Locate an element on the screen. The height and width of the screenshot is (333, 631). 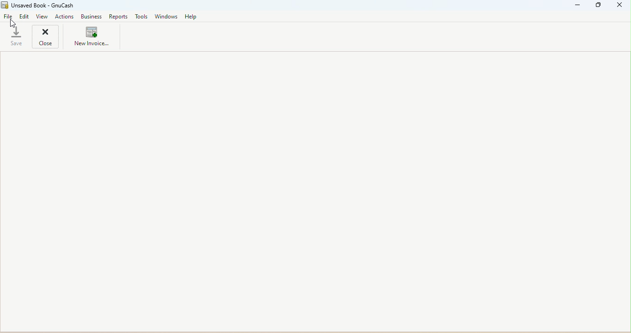
Actions is located at coordinates (65, 17).